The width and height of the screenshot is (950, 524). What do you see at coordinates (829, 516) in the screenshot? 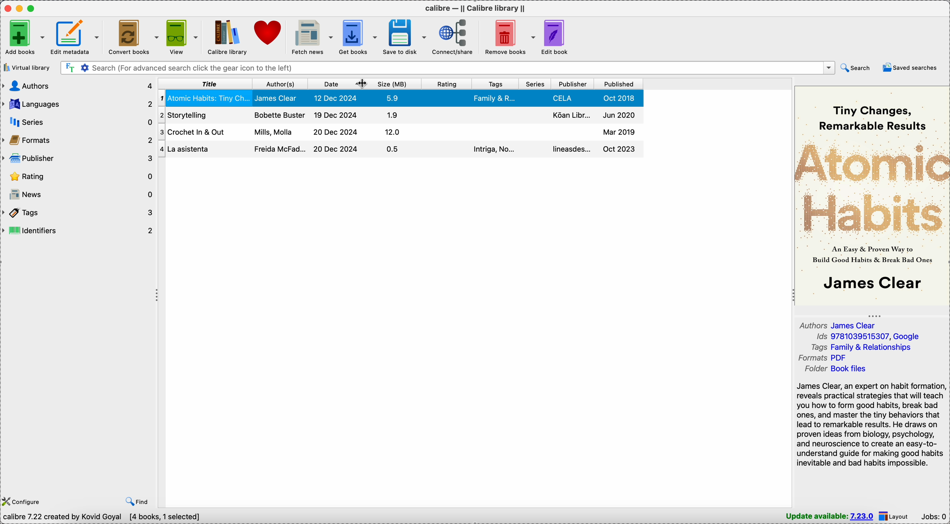
I see `update available: 7.23.0` at bounding box center [829, 516].